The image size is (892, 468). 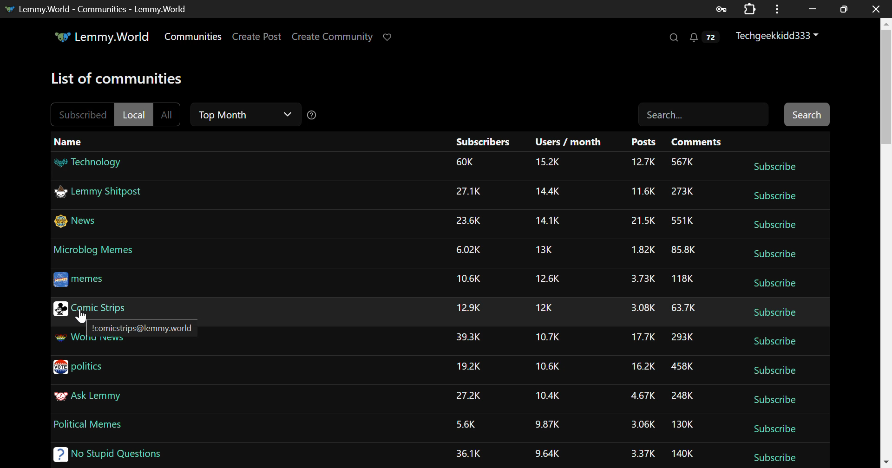 What do you see at coordinates (770, 456) in the screenshot?
I see `Subscribe` at bounding box center [770, 456].